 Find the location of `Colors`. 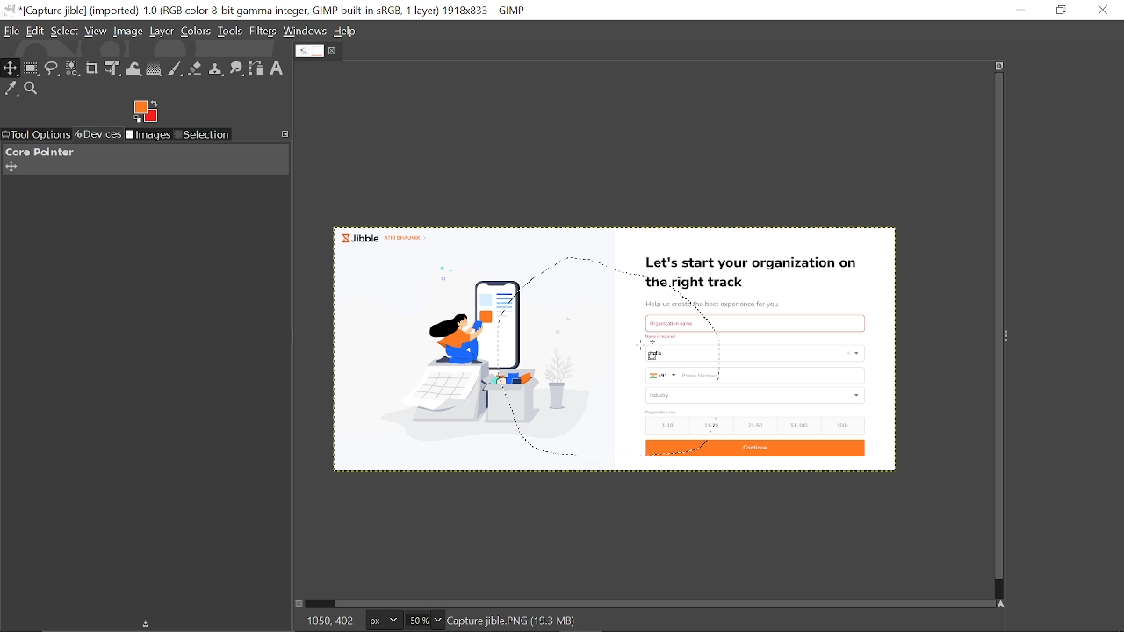

Colors is located at coordinates (196, 32).